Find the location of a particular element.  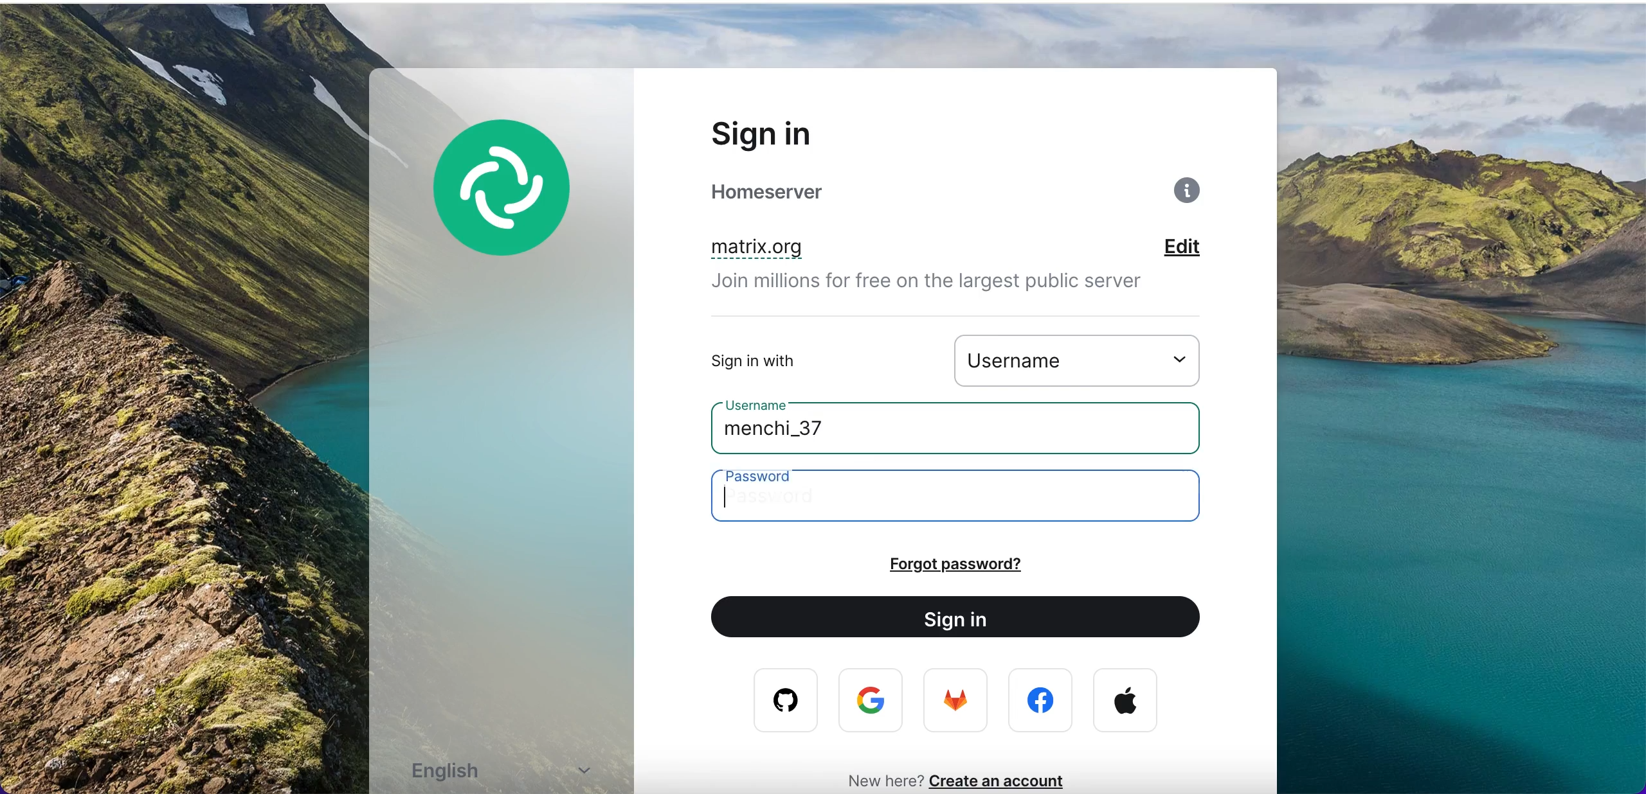

create an account is located at coordinates (1005, 781).